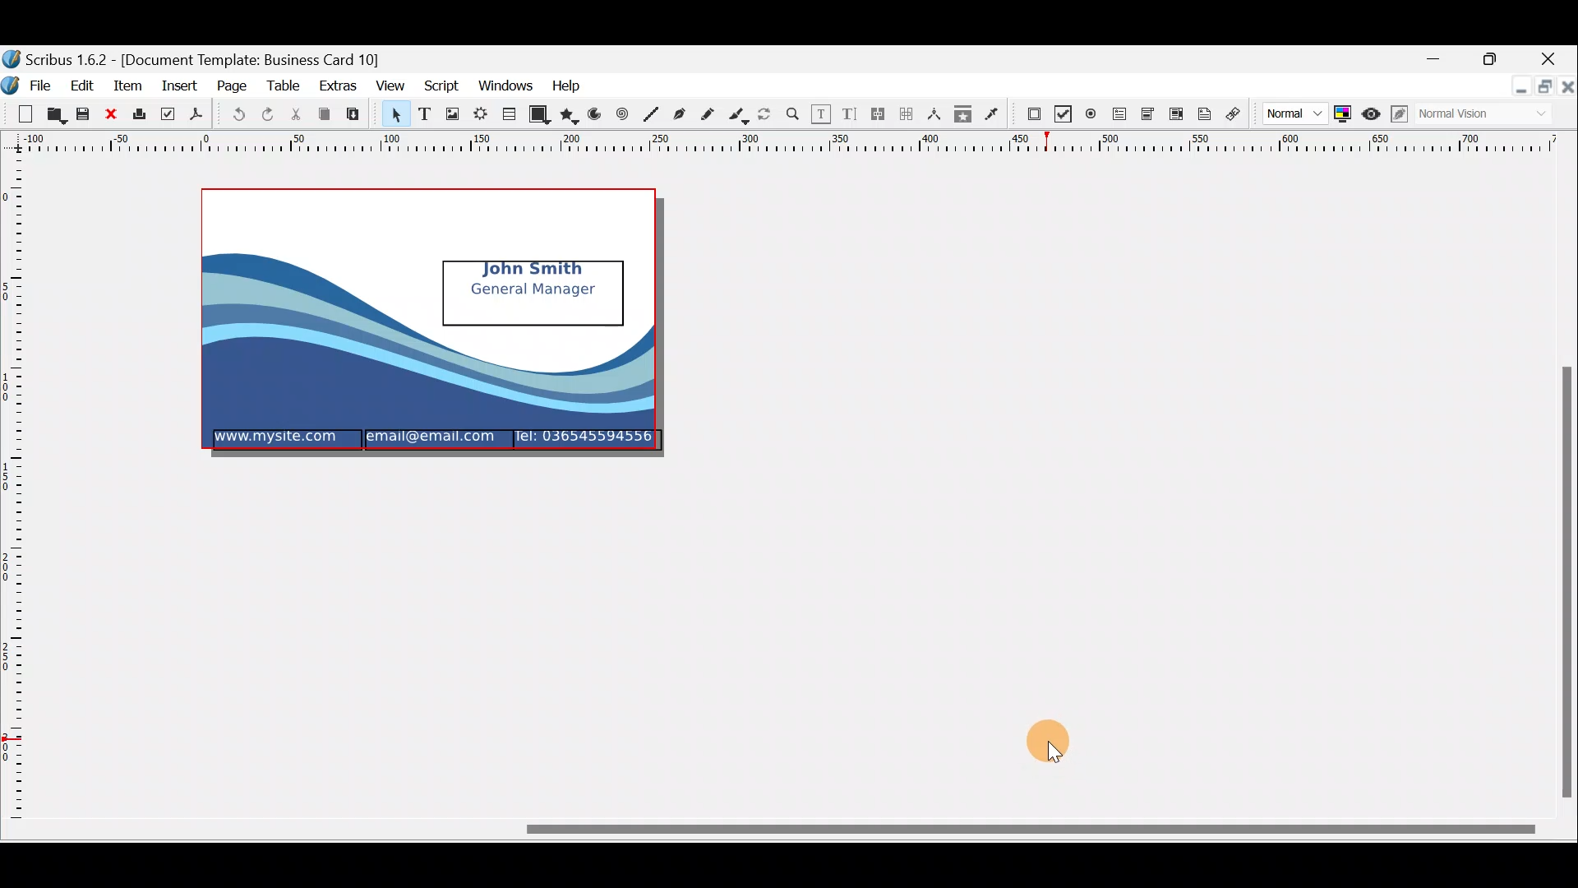  I want to click on Document name, so click(196, 56).